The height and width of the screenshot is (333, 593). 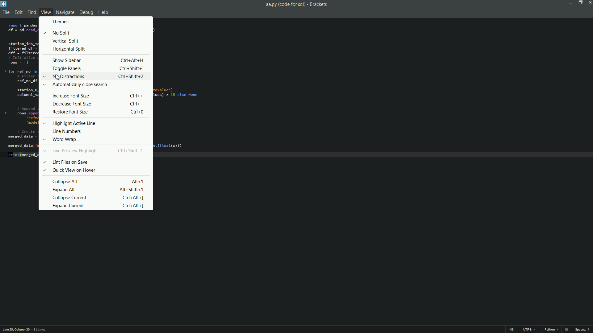 I want to click on Quick view on hover, so click(x=70, y=170).